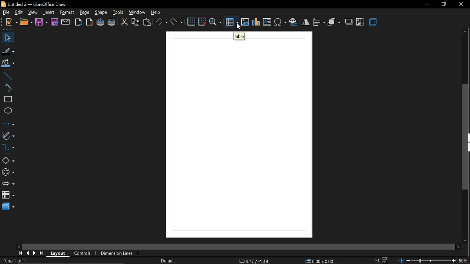  Describe the element at coordinates (83, 253) in the screenshot. I see `controls` at that location.